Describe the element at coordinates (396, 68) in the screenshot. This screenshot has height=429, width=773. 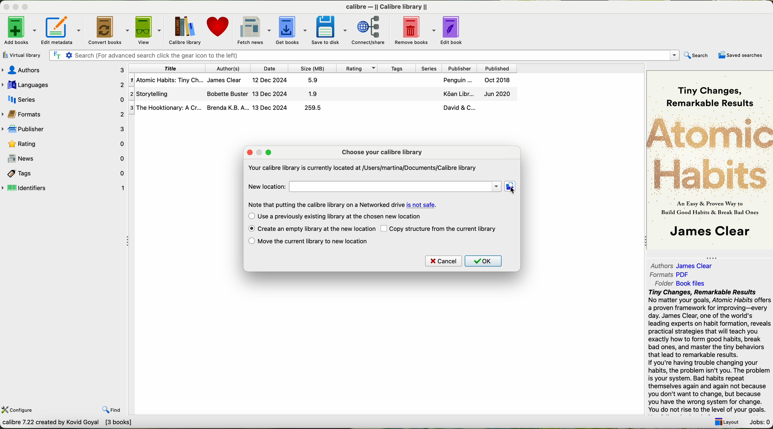
I see `tags` at that location.